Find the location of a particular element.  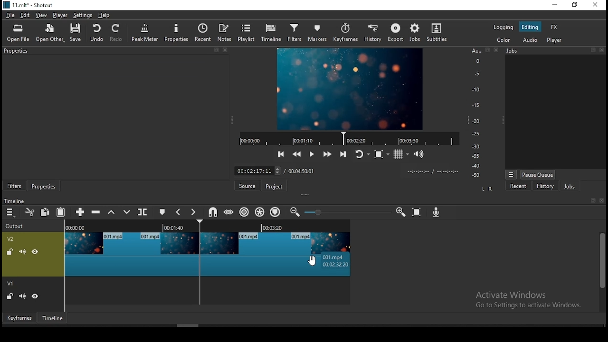

jobs is located at coordinates (570, 186).